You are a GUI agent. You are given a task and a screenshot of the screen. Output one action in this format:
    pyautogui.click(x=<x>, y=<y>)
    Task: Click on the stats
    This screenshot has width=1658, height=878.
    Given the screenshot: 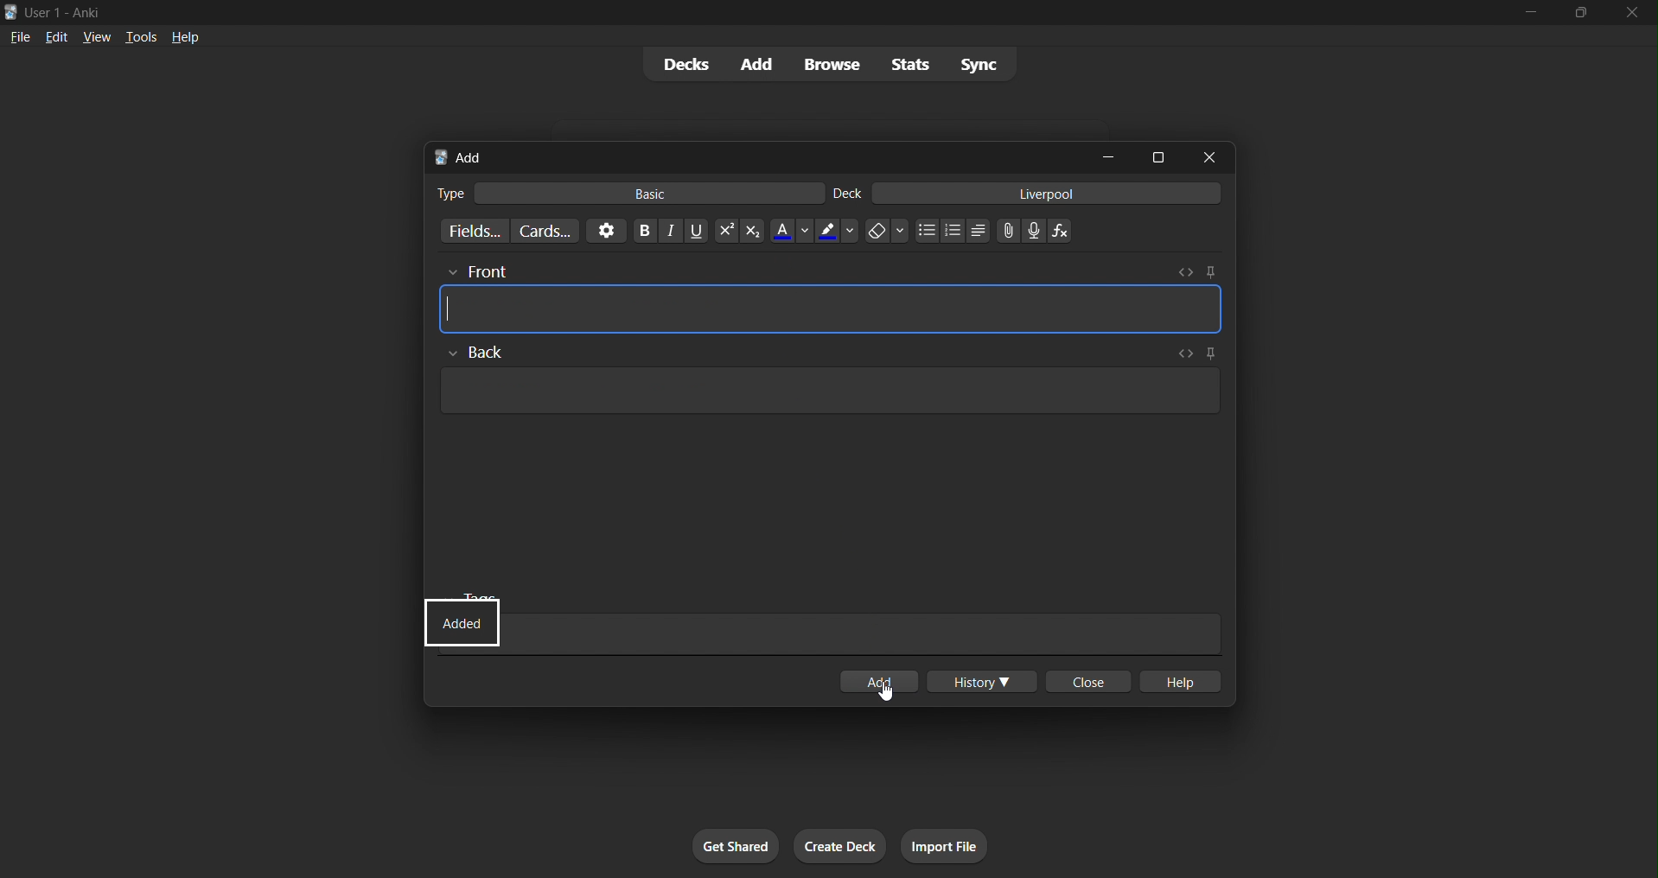 What is the action you would take?
    pyautogui.click(x=903, y=63)
    